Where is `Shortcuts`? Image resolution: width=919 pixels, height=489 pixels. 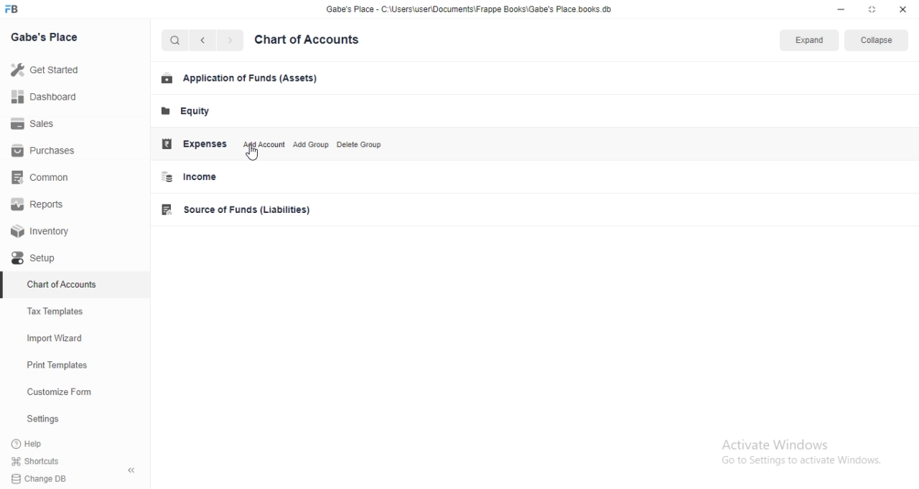 Shortcuts is located at coordinates (77, 462).